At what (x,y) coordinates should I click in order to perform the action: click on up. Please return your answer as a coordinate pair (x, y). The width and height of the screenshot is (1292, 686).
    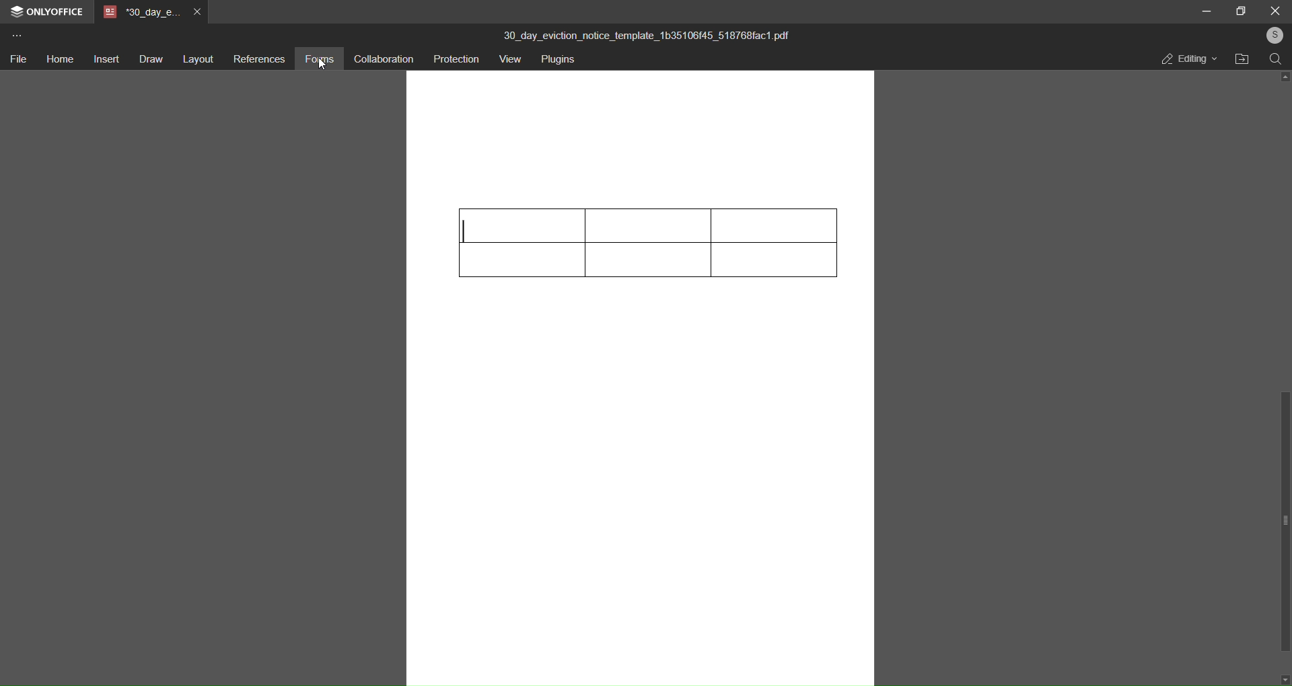
    Looking at the image, I should click on (1283, 77).